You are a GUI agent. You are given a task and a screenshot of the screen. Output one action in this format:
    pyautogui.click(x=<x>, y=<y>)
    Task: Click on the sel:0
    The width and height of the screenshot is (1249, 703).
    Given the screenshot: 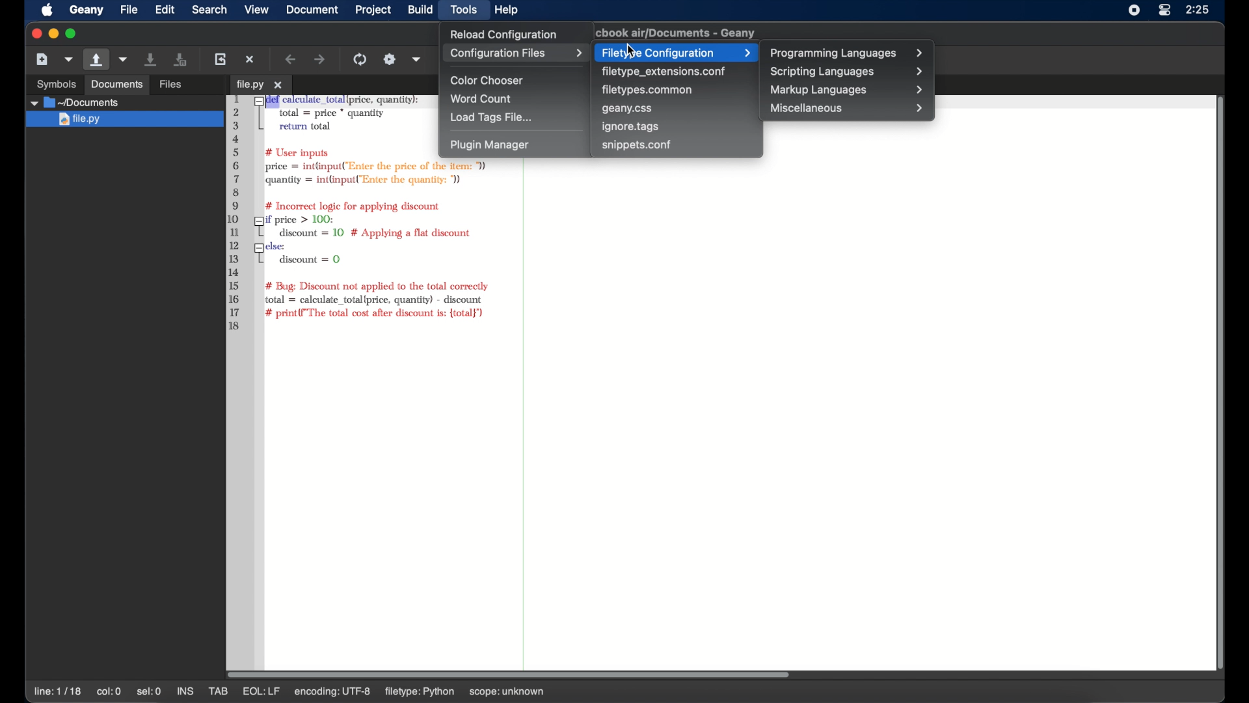 What is the action you would take?
    pyautogui.click(x=150, y=691)
    